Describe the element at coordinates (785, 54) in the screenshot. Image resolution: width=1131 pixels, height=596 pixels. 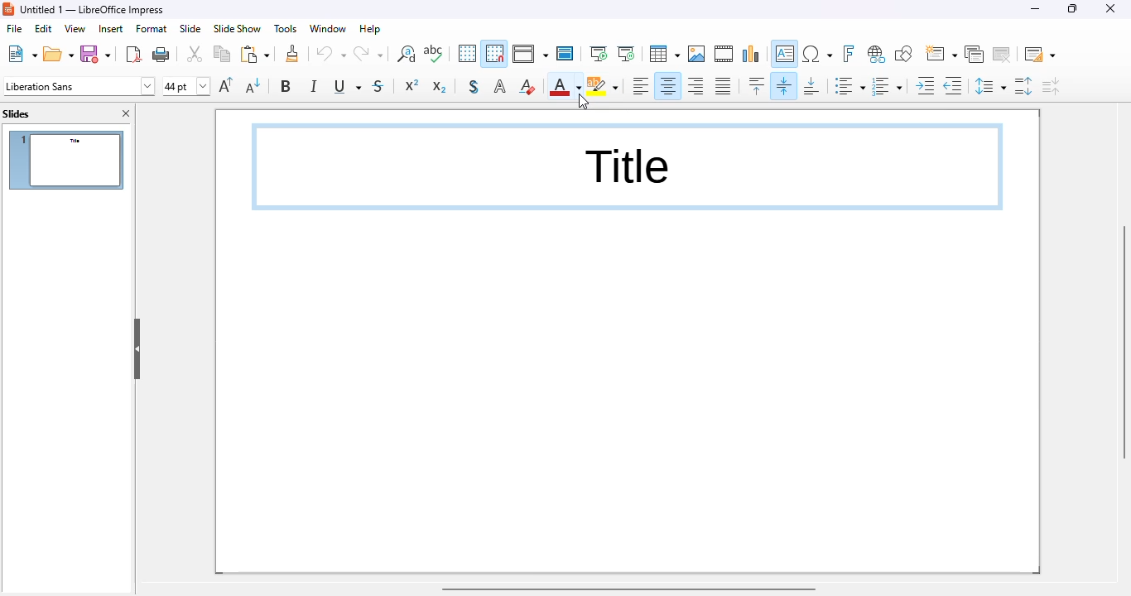
I see `insert text box` at that location.